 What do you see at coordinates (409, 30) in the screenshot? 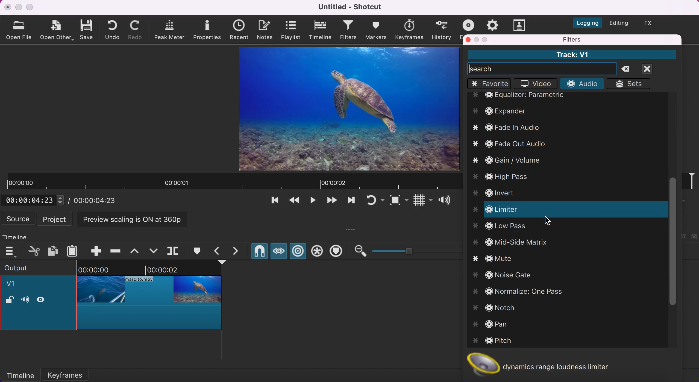
I see `keyframes` at bounding box center [409, 30].